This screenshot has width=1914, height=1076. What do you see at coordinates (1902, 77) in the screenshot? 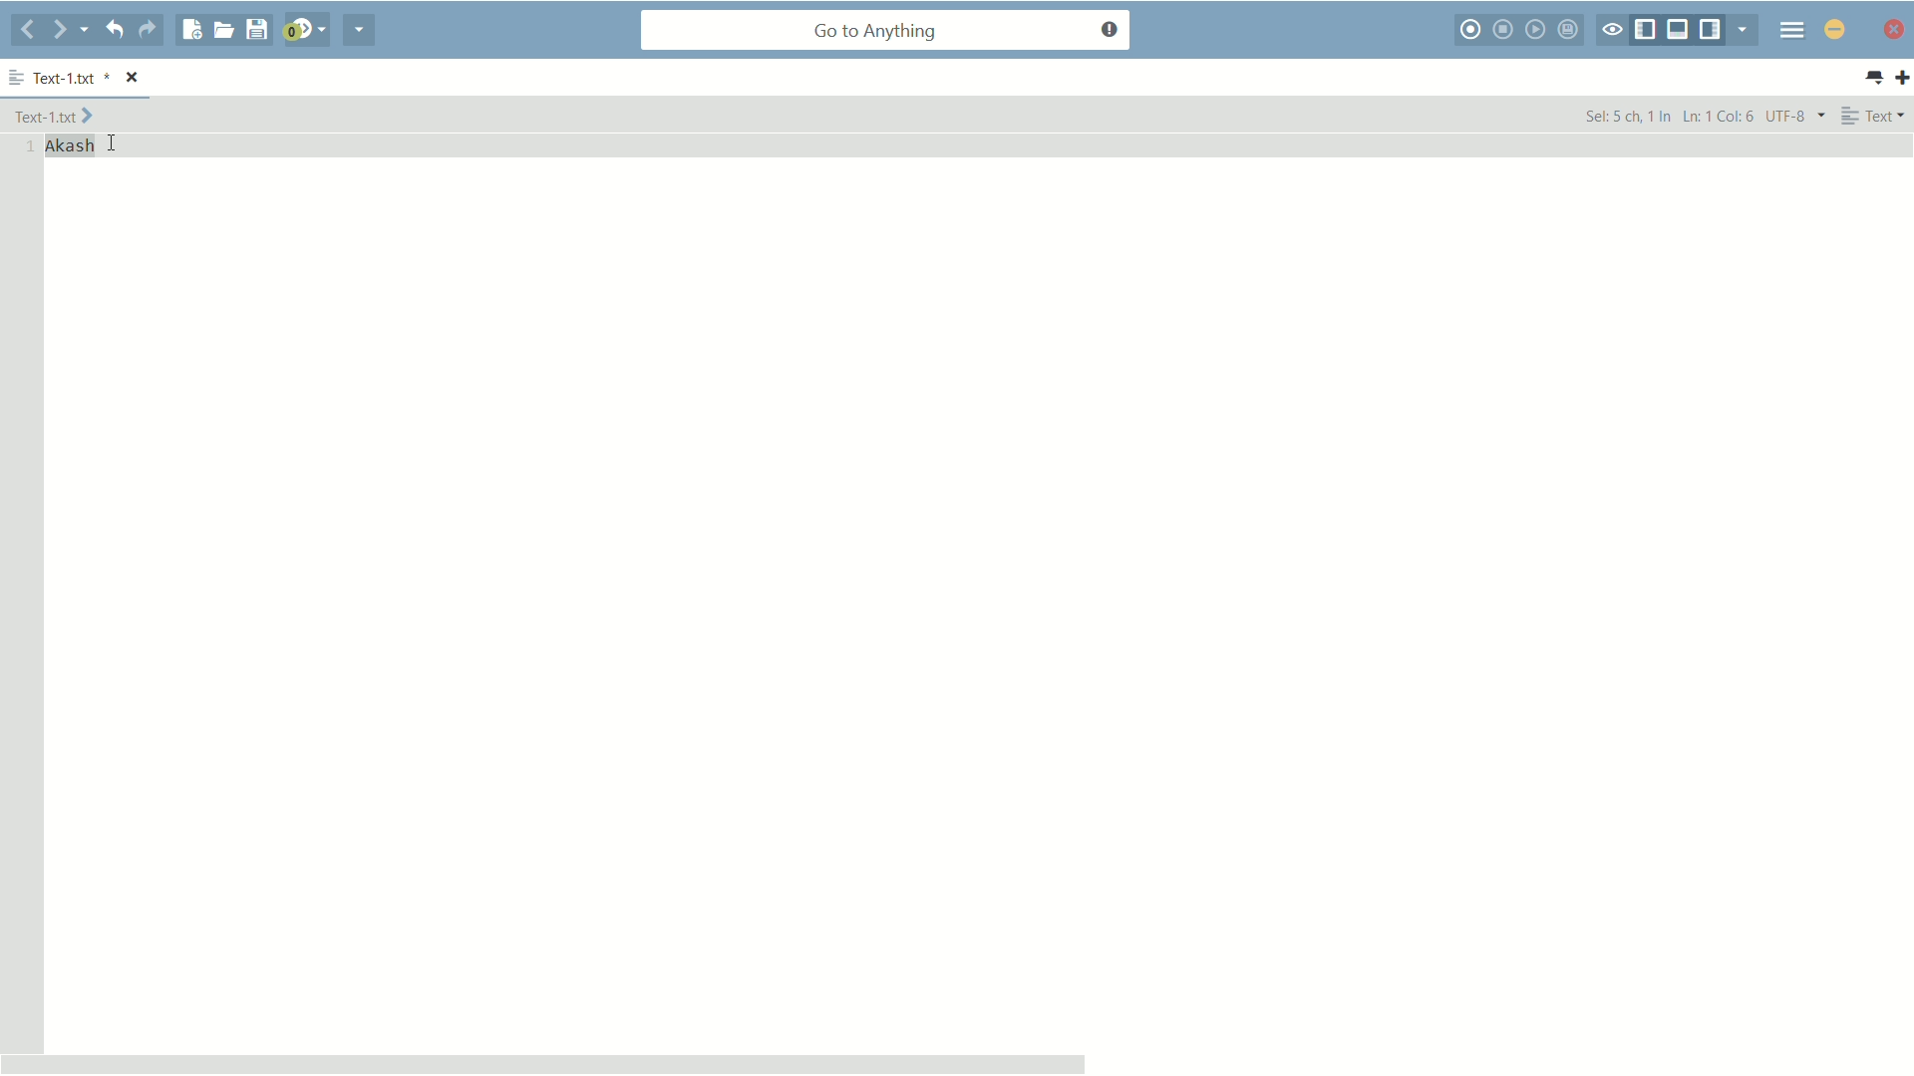
I see `new tab` at bounding box center [1902, 77].